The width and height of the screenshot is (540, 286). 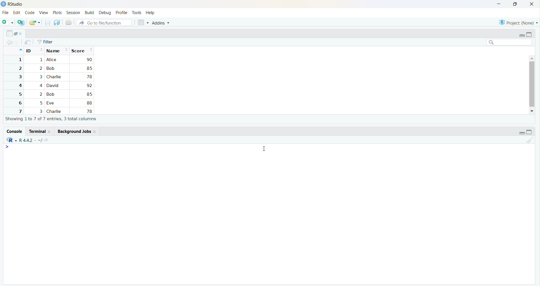 I want to click on background jobs, so click(x=73, y=131).